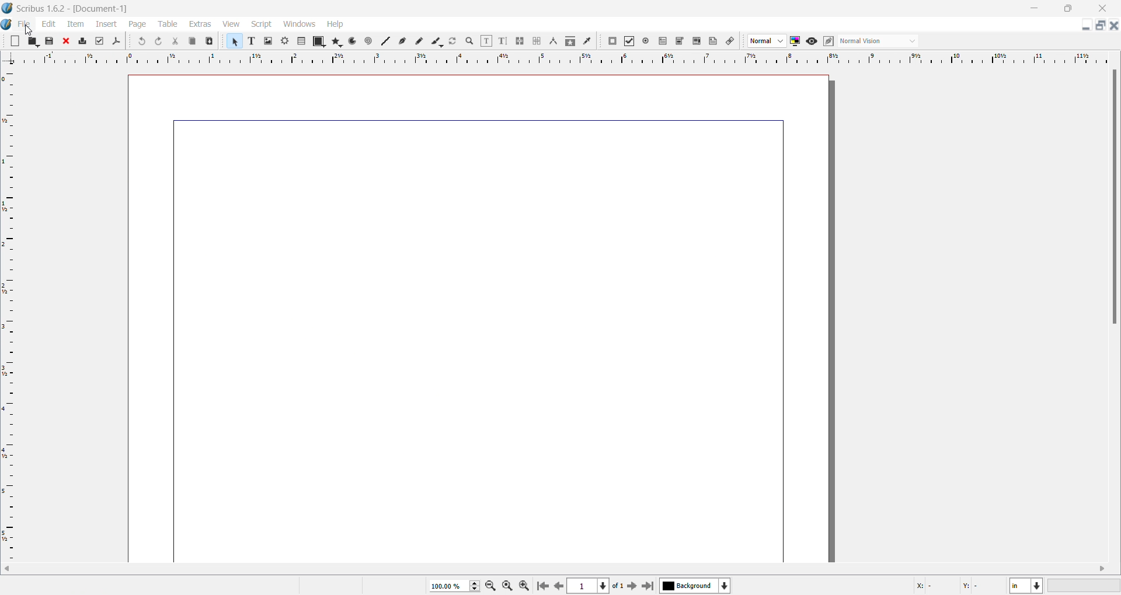 Image resolution: width=1121 pixels, height=595 pixels. I want to click on previous, so click(559, 587).